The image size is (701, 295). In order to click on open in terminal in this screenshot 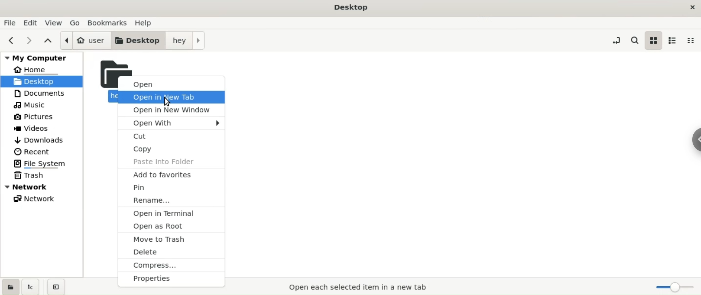, I will do `click(171, 213)`.